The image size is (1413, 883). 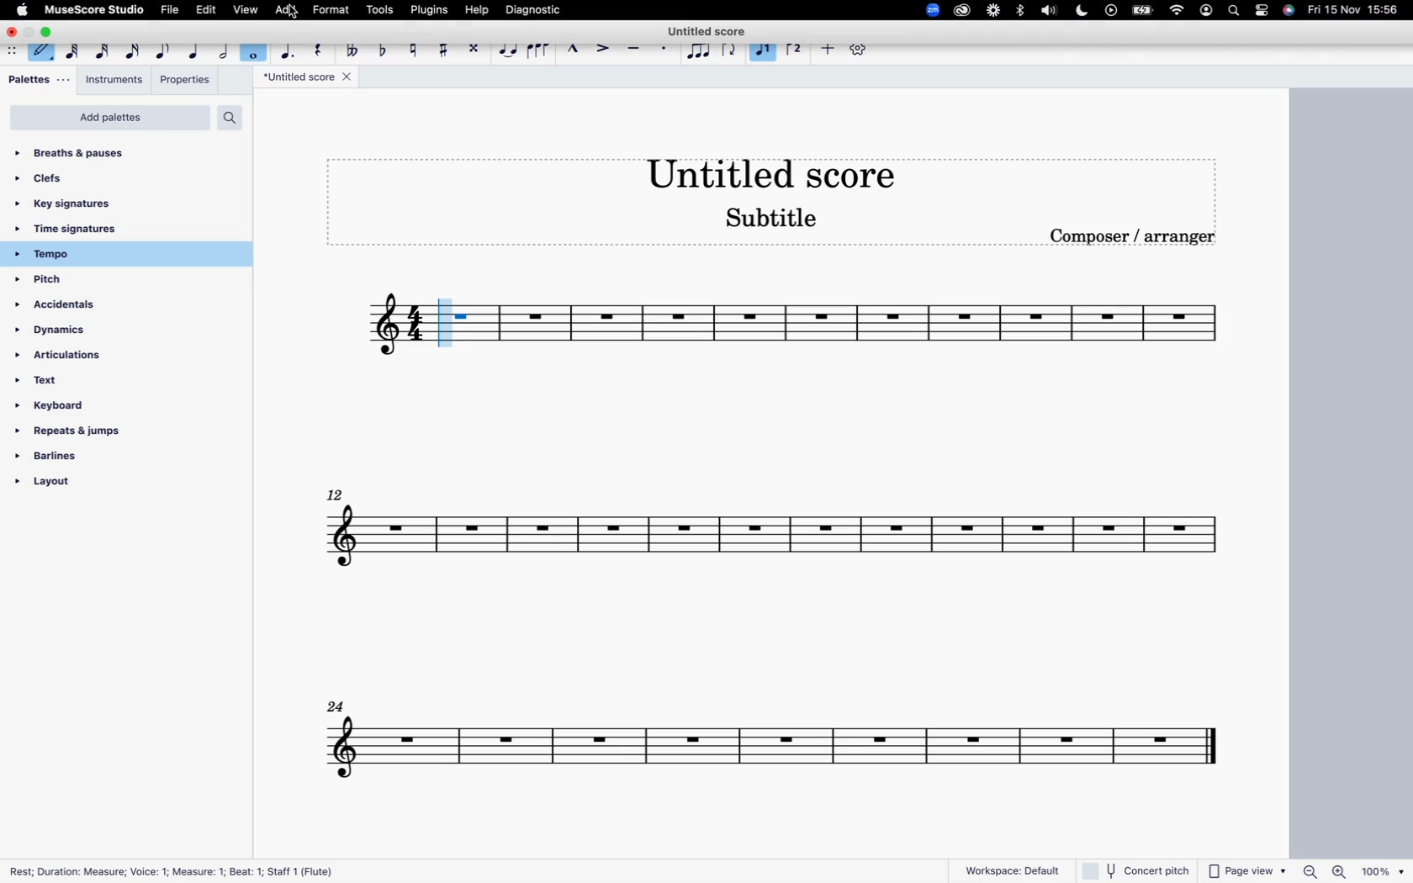 I want to click on text, so click(x=85, y=383).